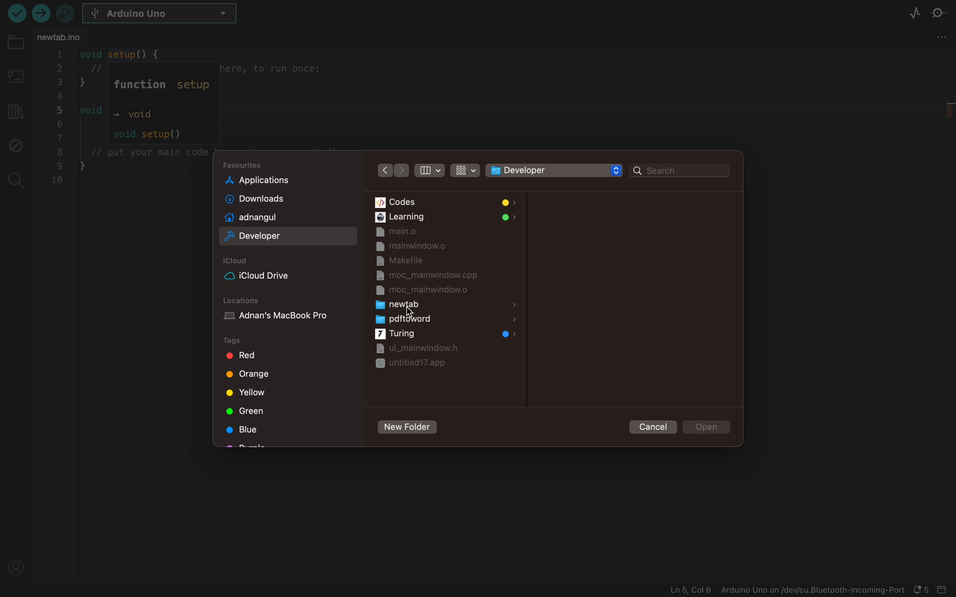 The image size is (956, 597). What do you see at coordinates (251, 357) in the screenshot?
I see `tags` at bounding box center [251, 357].